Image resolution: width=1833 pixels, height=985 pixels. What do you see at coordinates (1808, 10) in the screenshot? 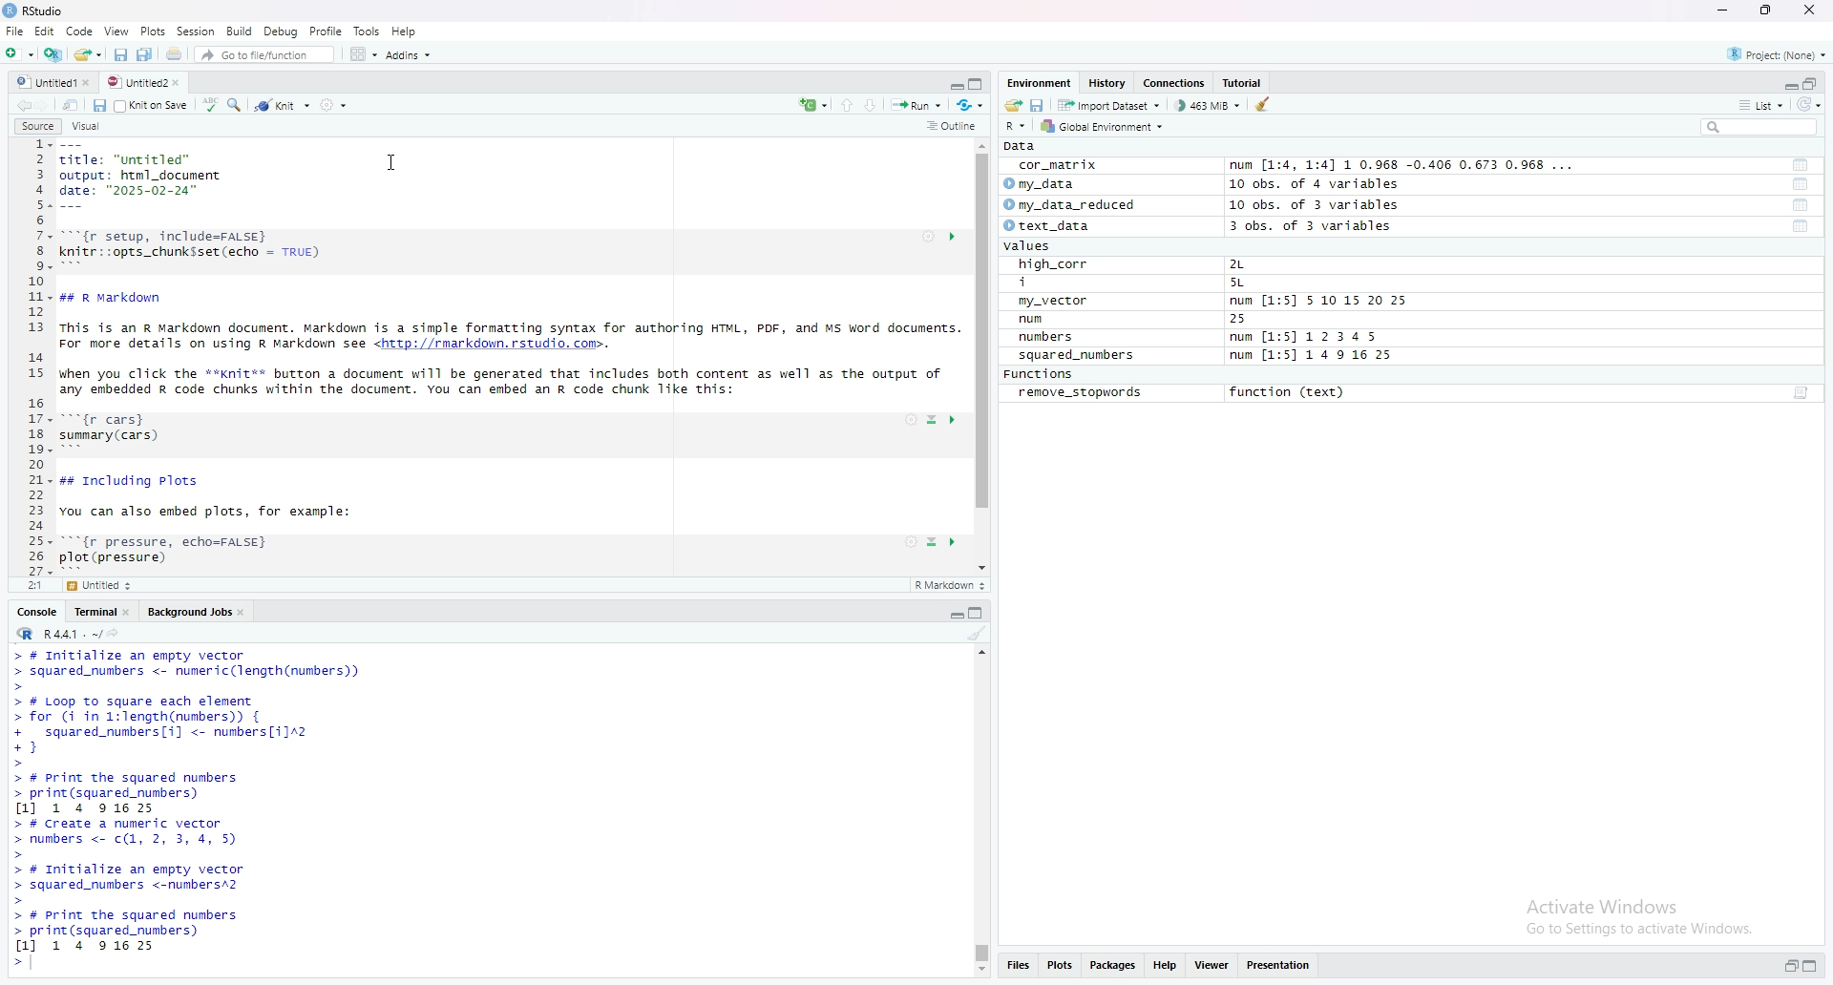
I see `Close` at bounding box center [1808, 10].